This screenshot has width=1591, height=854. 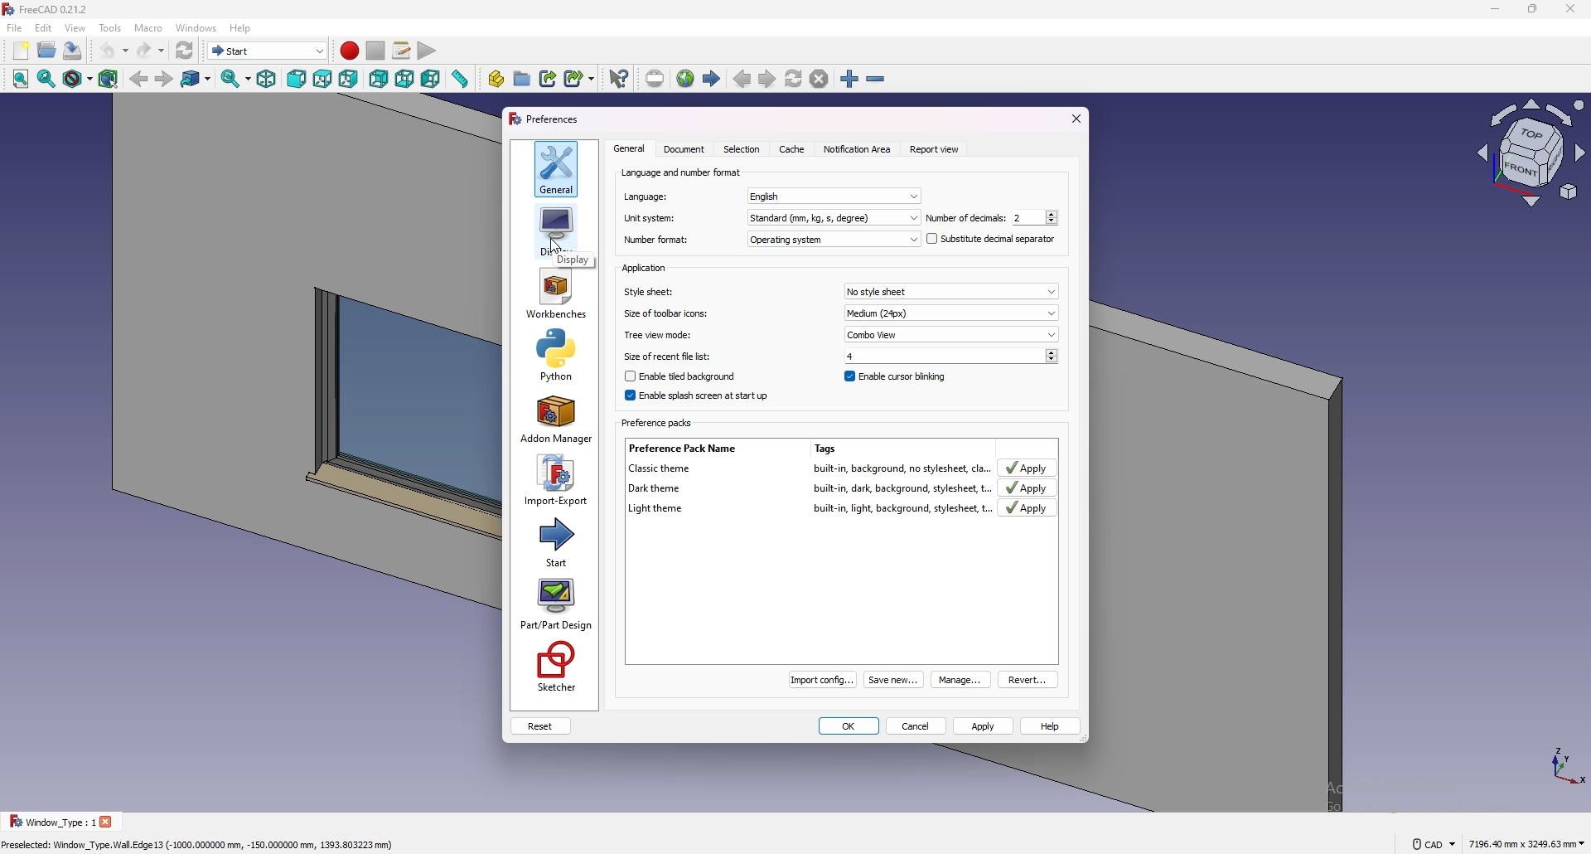 What do you see at coordinates (73, 50) in the screenshot?
I see `save` at bounding box center [73, 50].